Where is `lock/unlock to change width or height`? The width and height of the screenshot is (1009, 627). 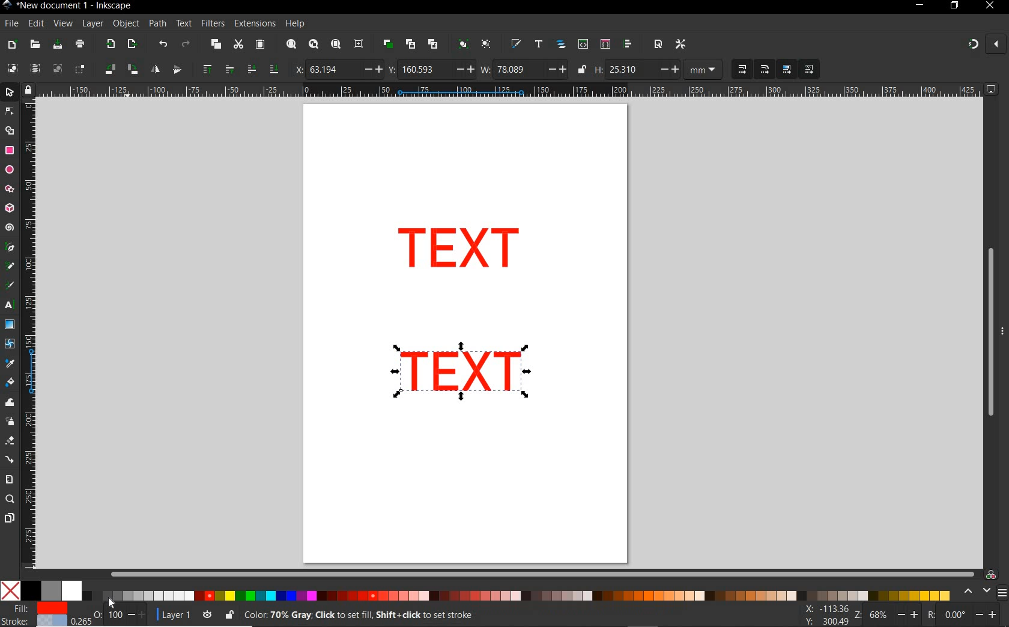 lock/unlock to change width or height is located at coordinates (581, 70).